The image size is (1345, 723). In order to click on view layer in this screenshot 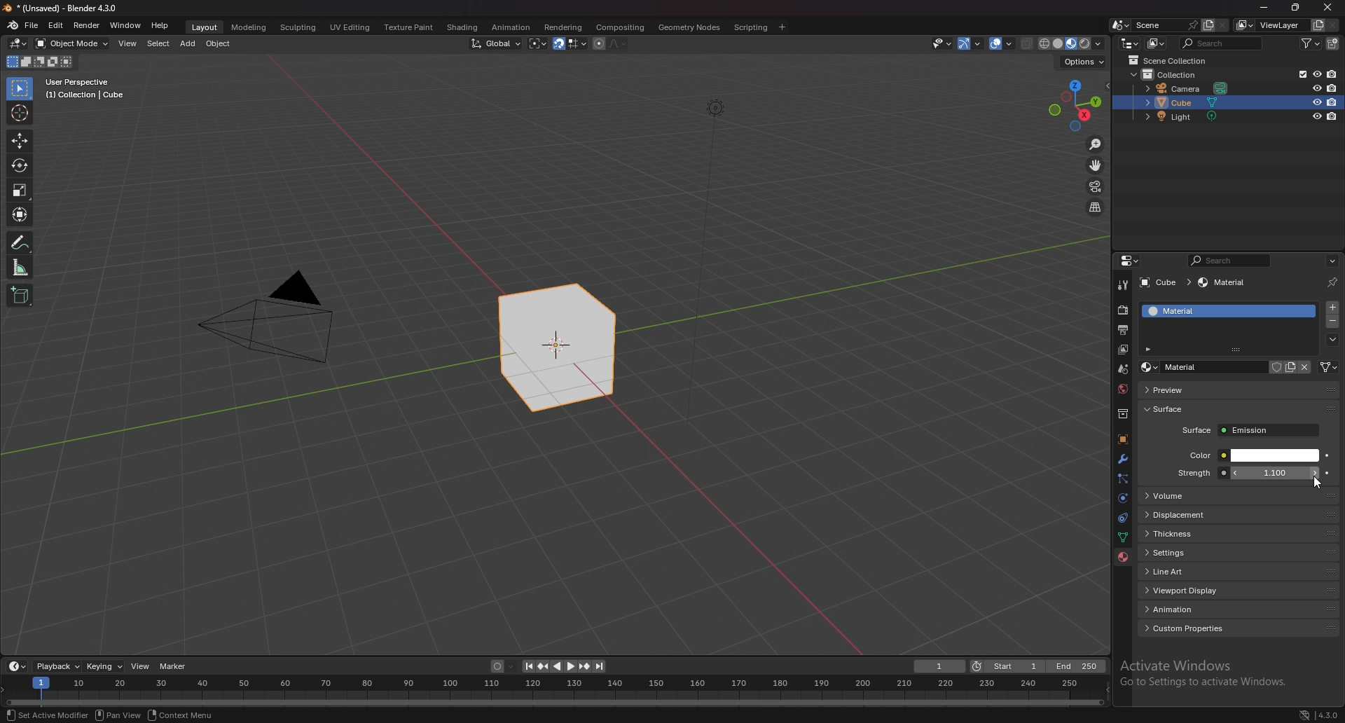, I will do `click(1272, 25)`.